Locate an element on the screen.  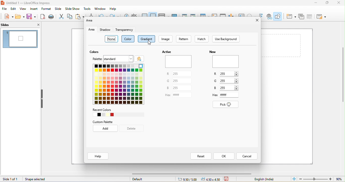
insert is located at coordinates (34, 9).